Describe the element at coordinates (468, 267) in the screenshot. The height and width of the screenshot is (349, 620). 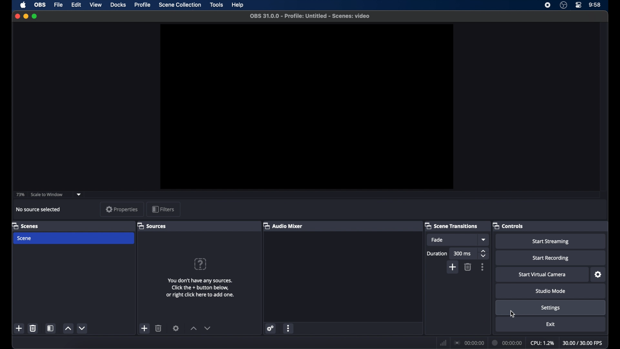
I see `delete` at that location.